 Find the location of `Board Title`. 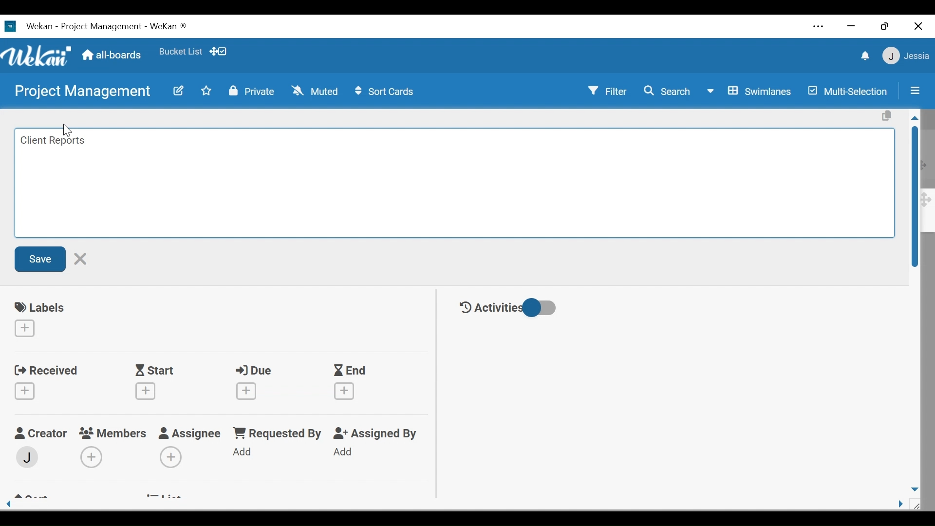

Board Title is located at coordinates (83, 93).